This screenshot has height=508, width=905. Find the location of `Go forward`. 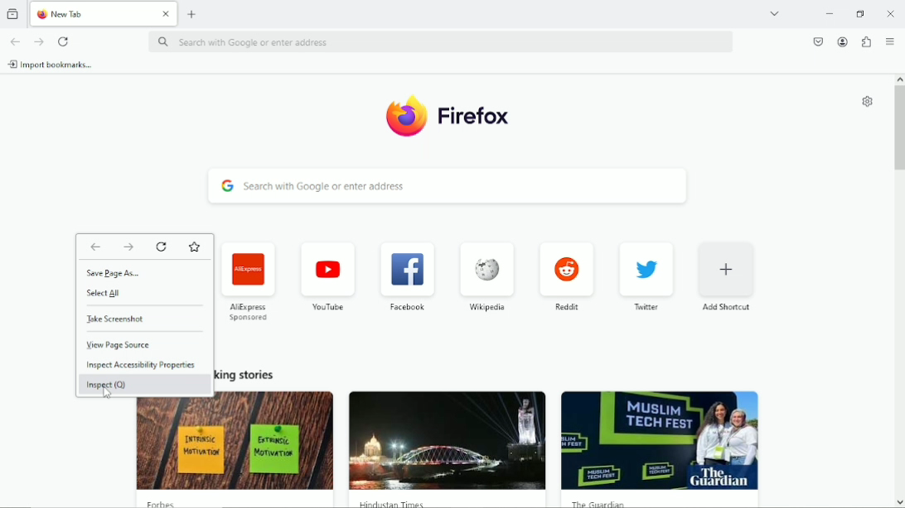

Go forward is located at coordinates (40, 40).